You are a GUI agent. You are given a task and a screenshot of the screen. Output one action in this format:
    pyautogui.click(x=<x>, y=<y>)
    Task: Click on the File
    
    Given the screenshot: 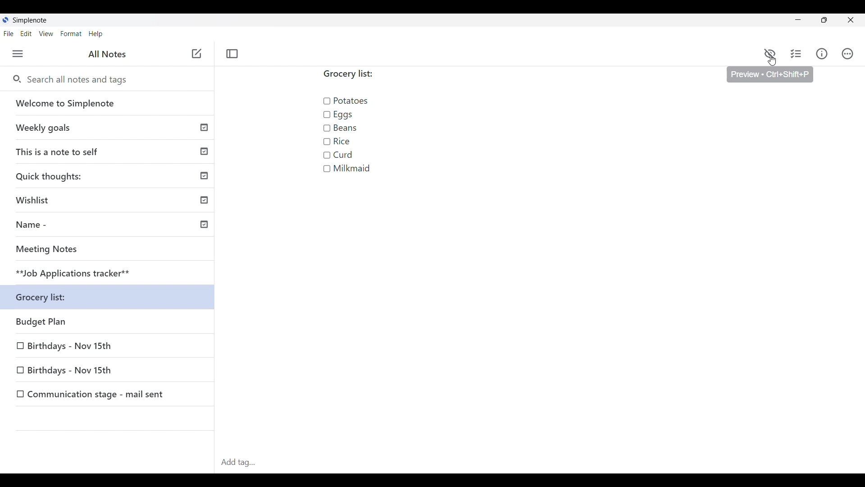 What is the action you would take?
    pyautogui.click(x=9, y=33)
    